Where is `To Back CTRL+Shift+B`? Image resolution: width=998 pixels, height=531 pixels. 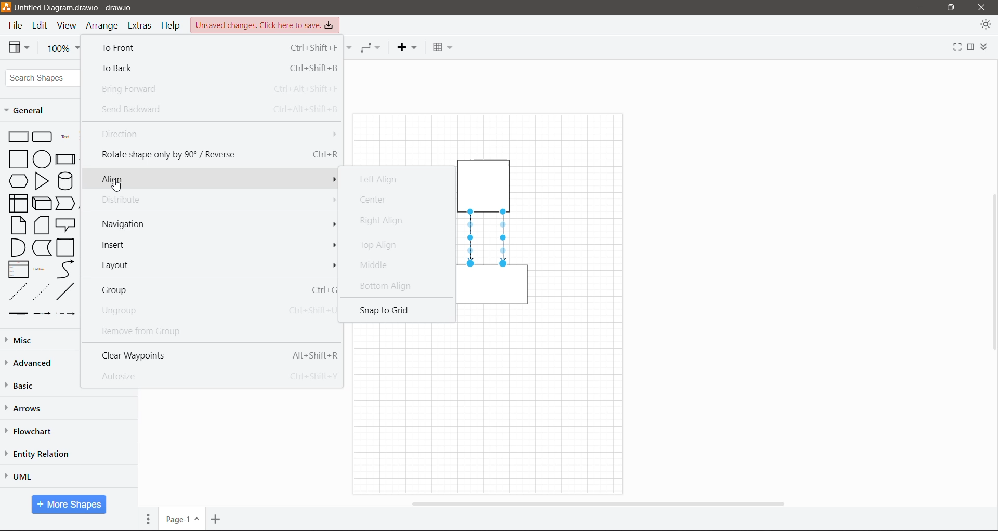 To Back CTRL+Shift+B is located at coordinates (214, 68).